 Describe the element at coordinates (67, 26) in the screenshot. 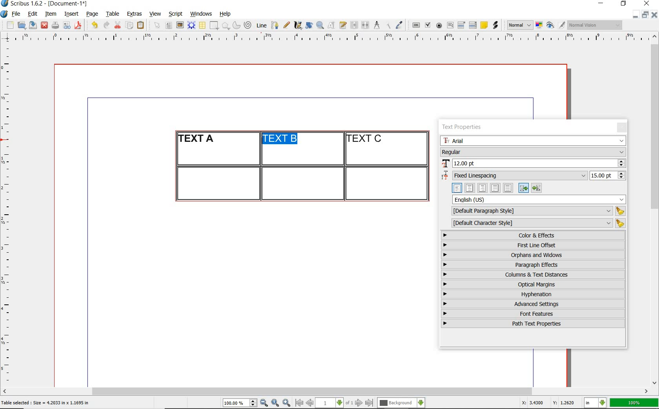

I see `preflight verifier` at that location.